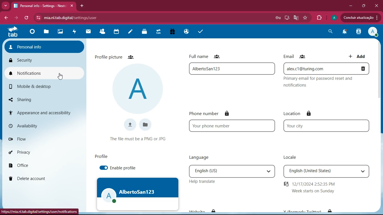  Describe the element at coordinates (35, 86) in the screenshot. I see `mobile` at that location.